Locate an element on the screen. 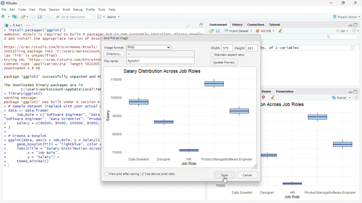  Maximize is located at coordinates (342, 3).